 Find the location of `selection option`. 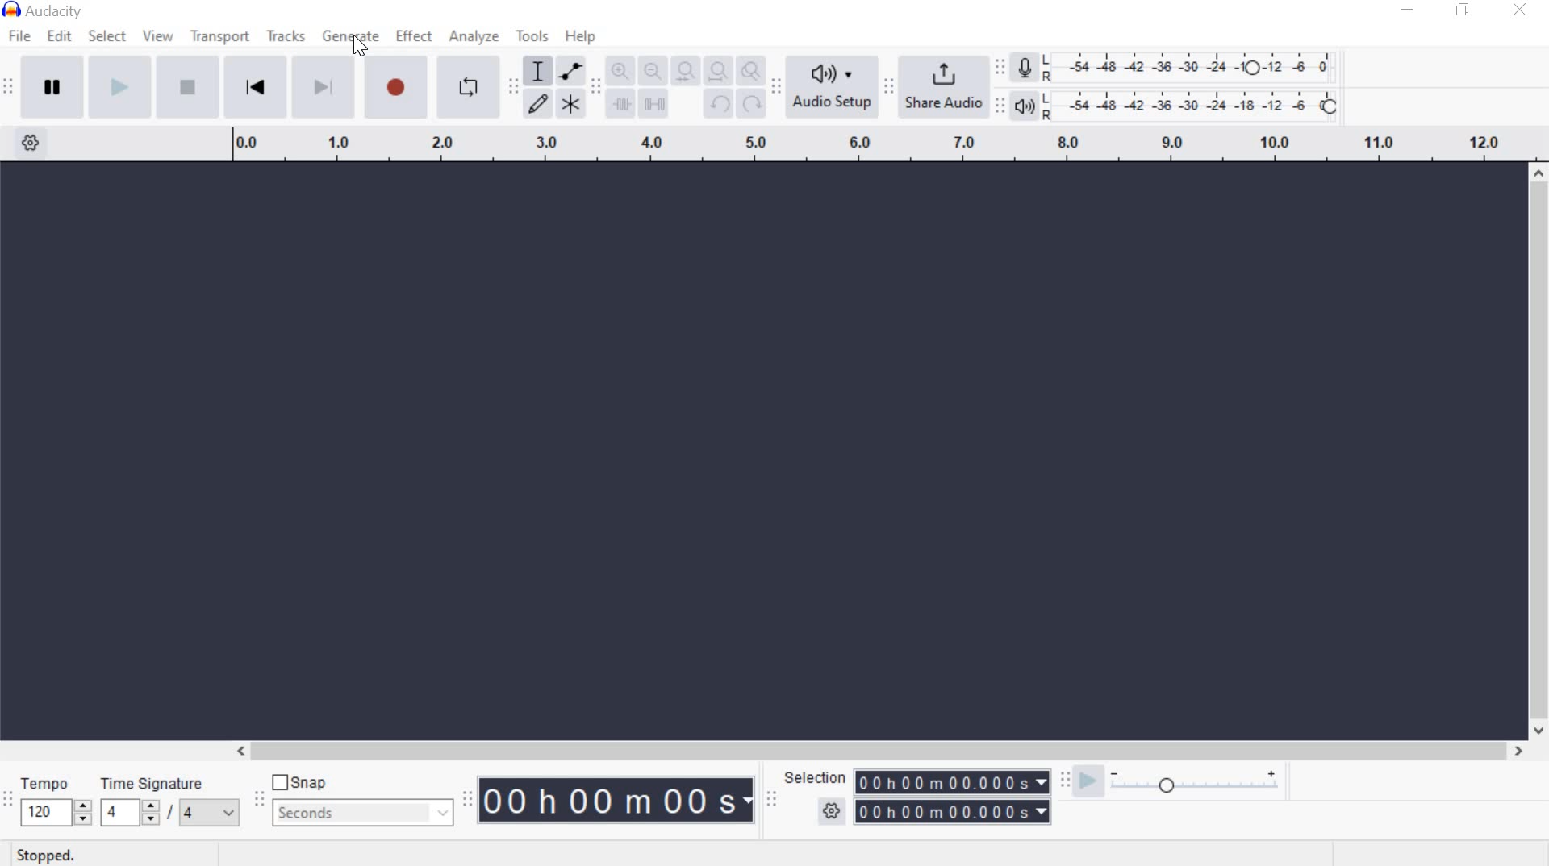

selection option is located at coordinates (832, 809).